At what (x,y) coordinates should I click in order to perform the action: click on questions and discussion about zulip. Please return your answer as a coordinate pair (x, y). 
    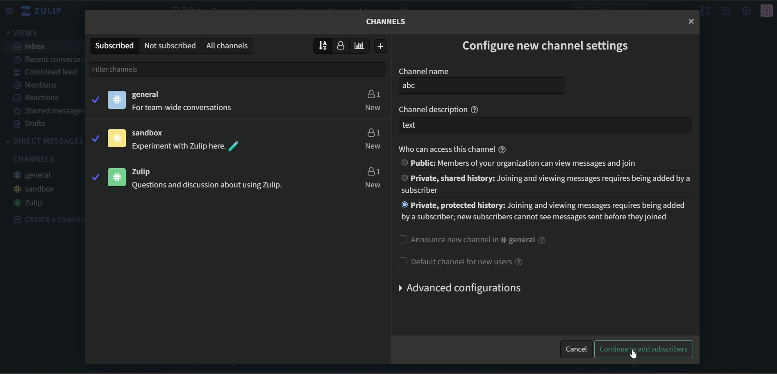
    Looking at the image, I should click on (205, 186).